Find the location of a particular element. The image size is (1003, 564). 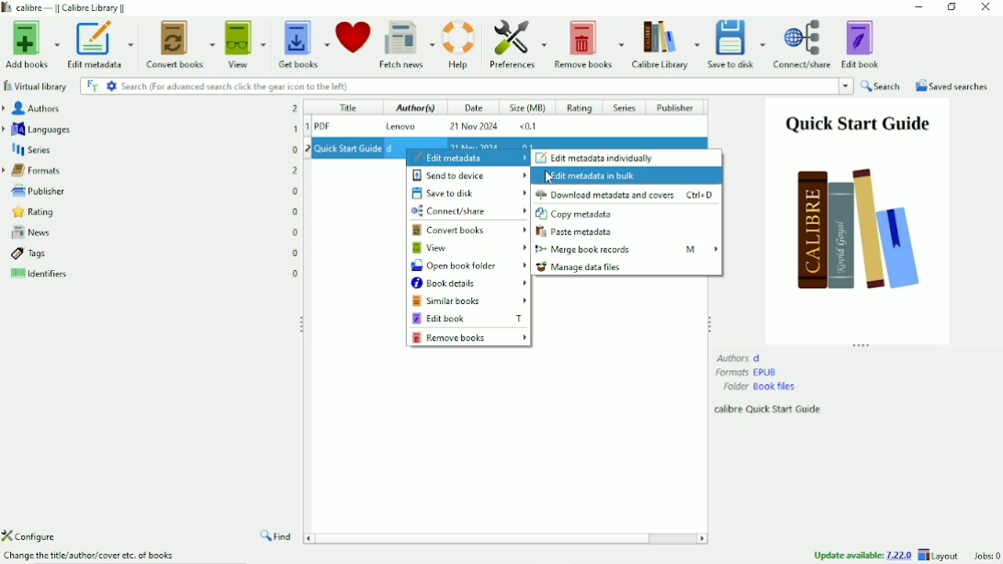

Authors is located at coordinates (149, 107).